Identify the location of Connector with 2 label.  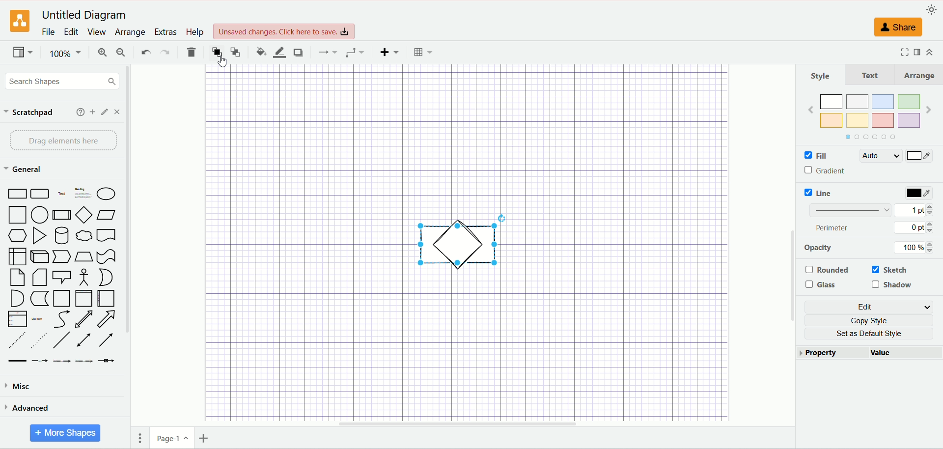
(64, 362).